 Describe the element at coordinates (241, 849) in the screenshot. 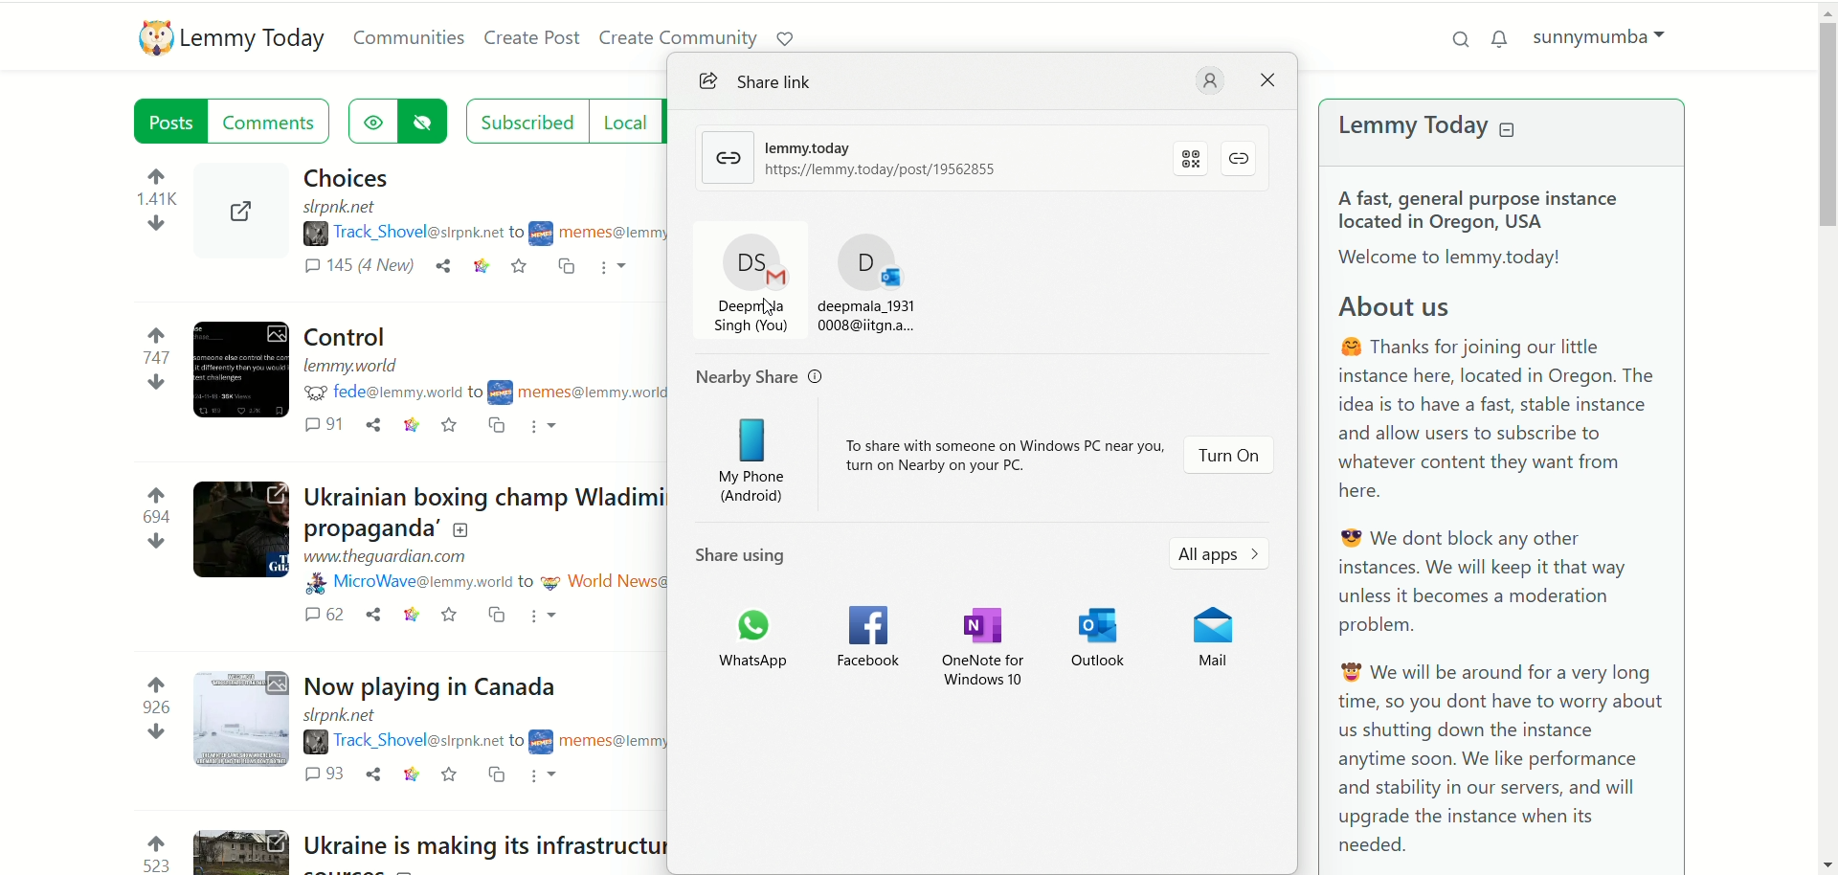

I see `Expand the post with the image` at that location.